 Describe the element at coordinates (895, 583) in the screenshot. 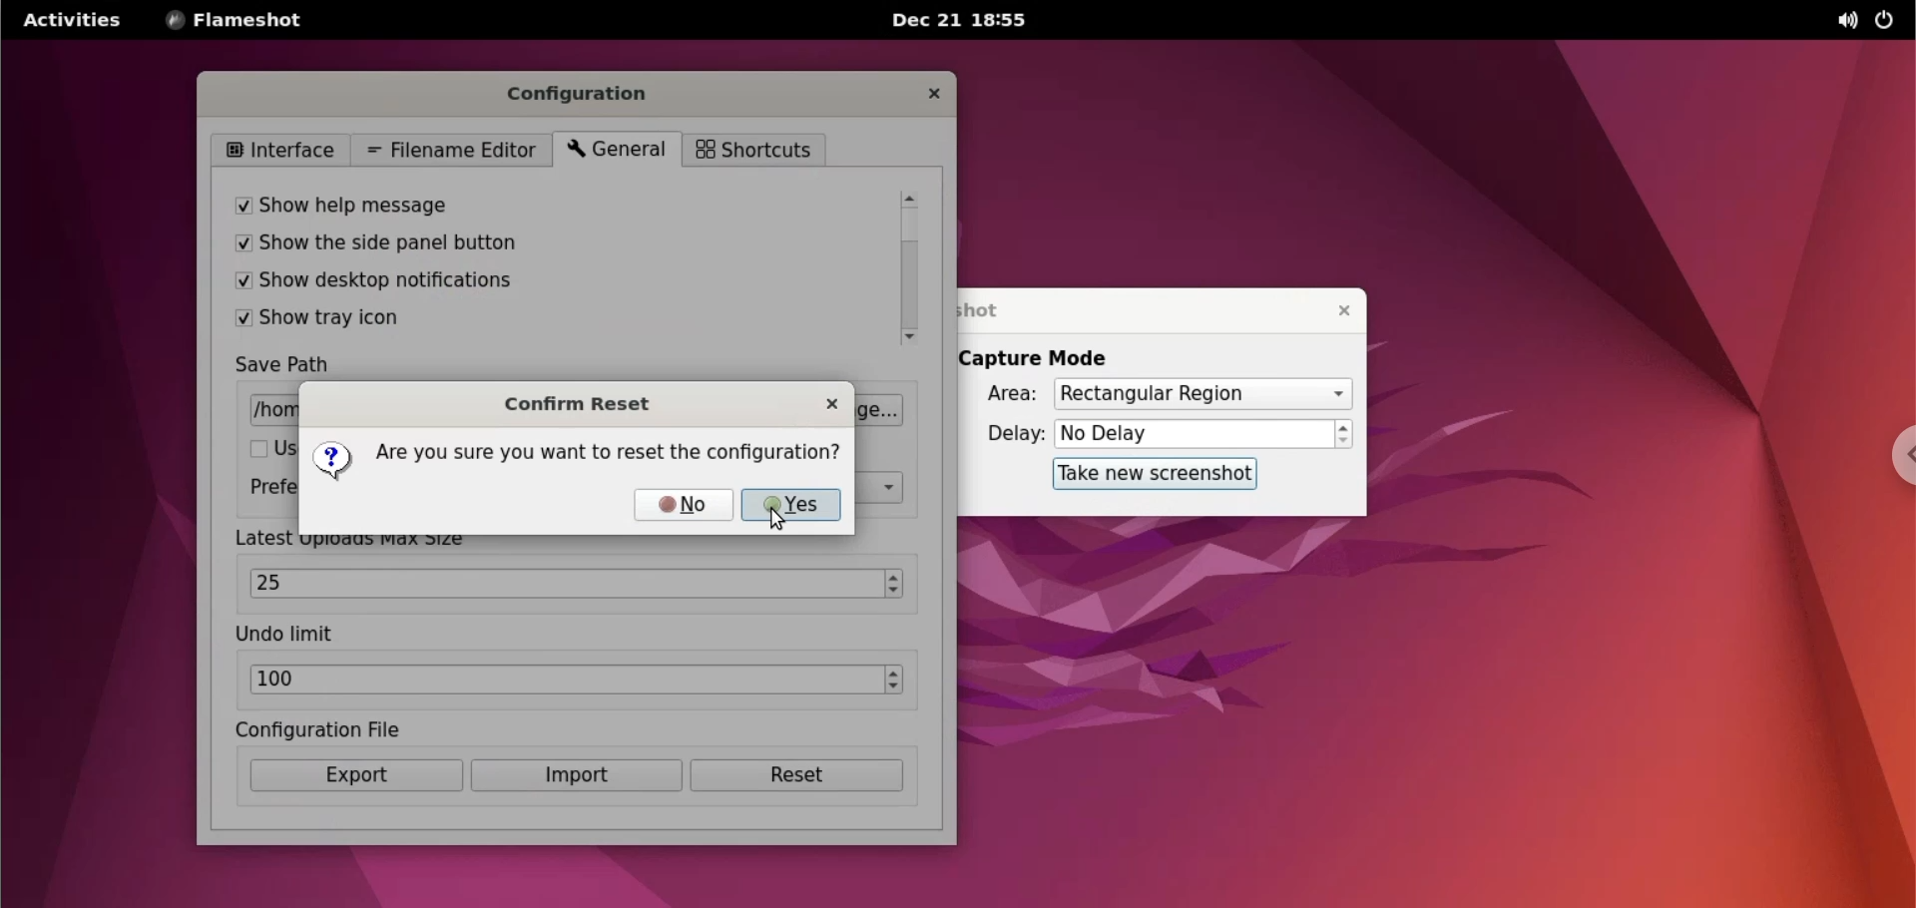

I see `increment or decrement upload max size` at that location.